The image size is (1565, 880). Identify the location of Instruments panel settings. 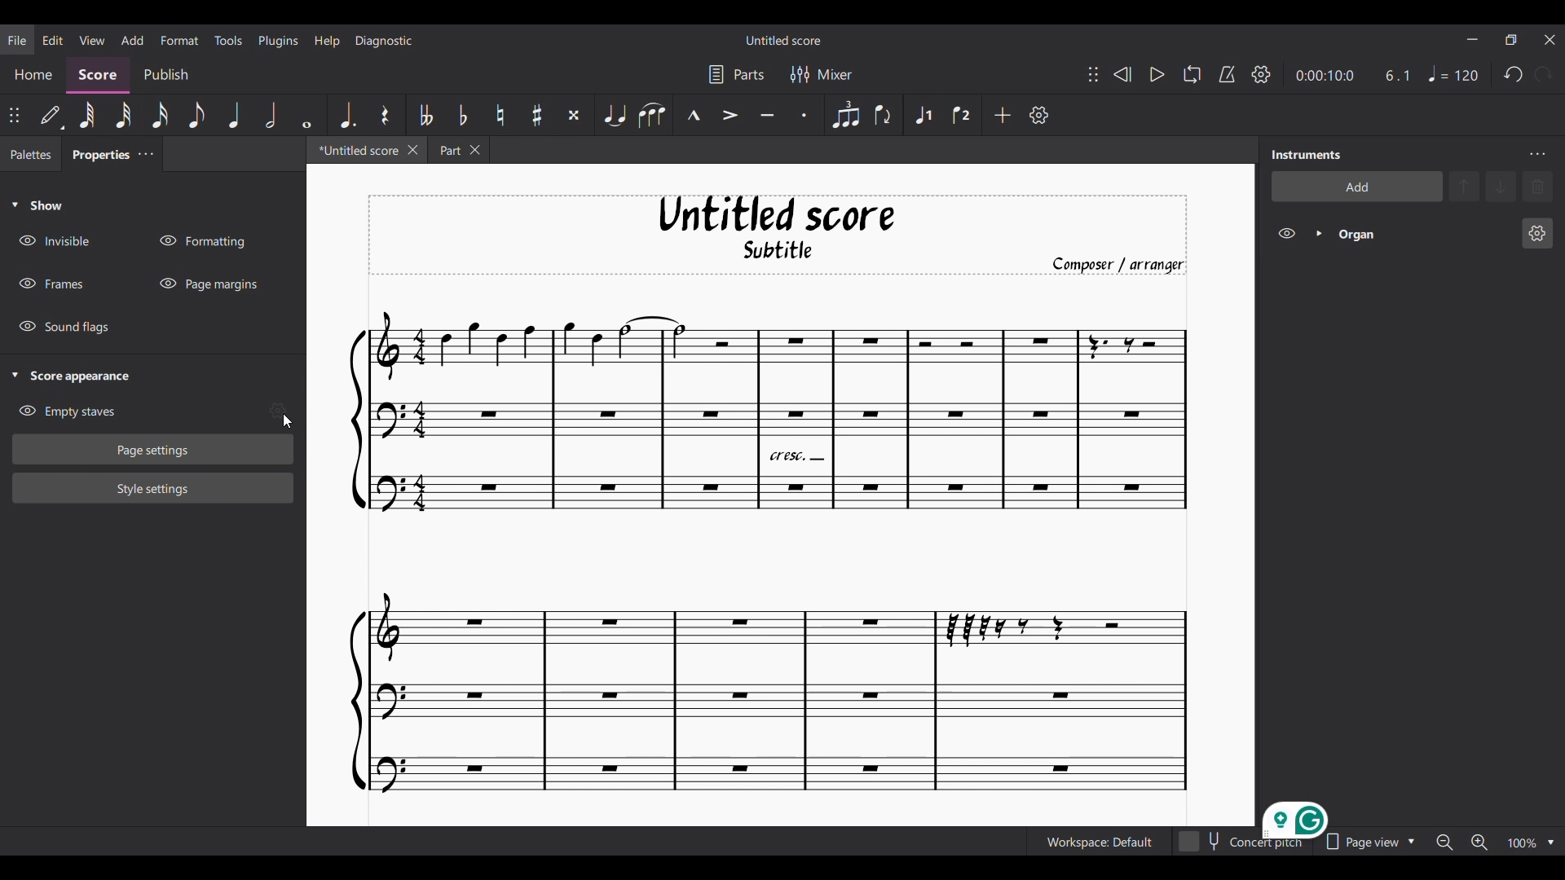
(1537, 154).